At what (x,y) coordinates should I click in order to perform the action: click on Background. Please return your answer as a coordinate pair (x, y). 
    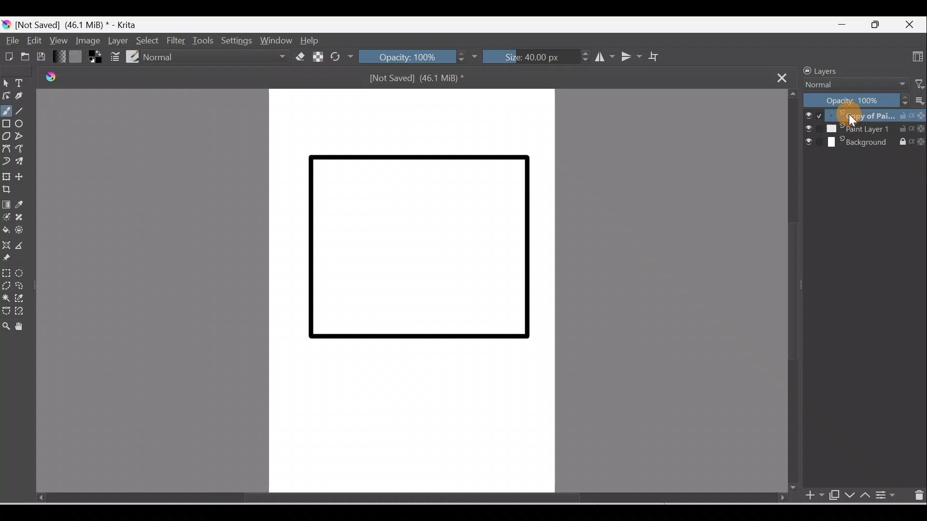
    Looking at the image, I should click on (865, 144).